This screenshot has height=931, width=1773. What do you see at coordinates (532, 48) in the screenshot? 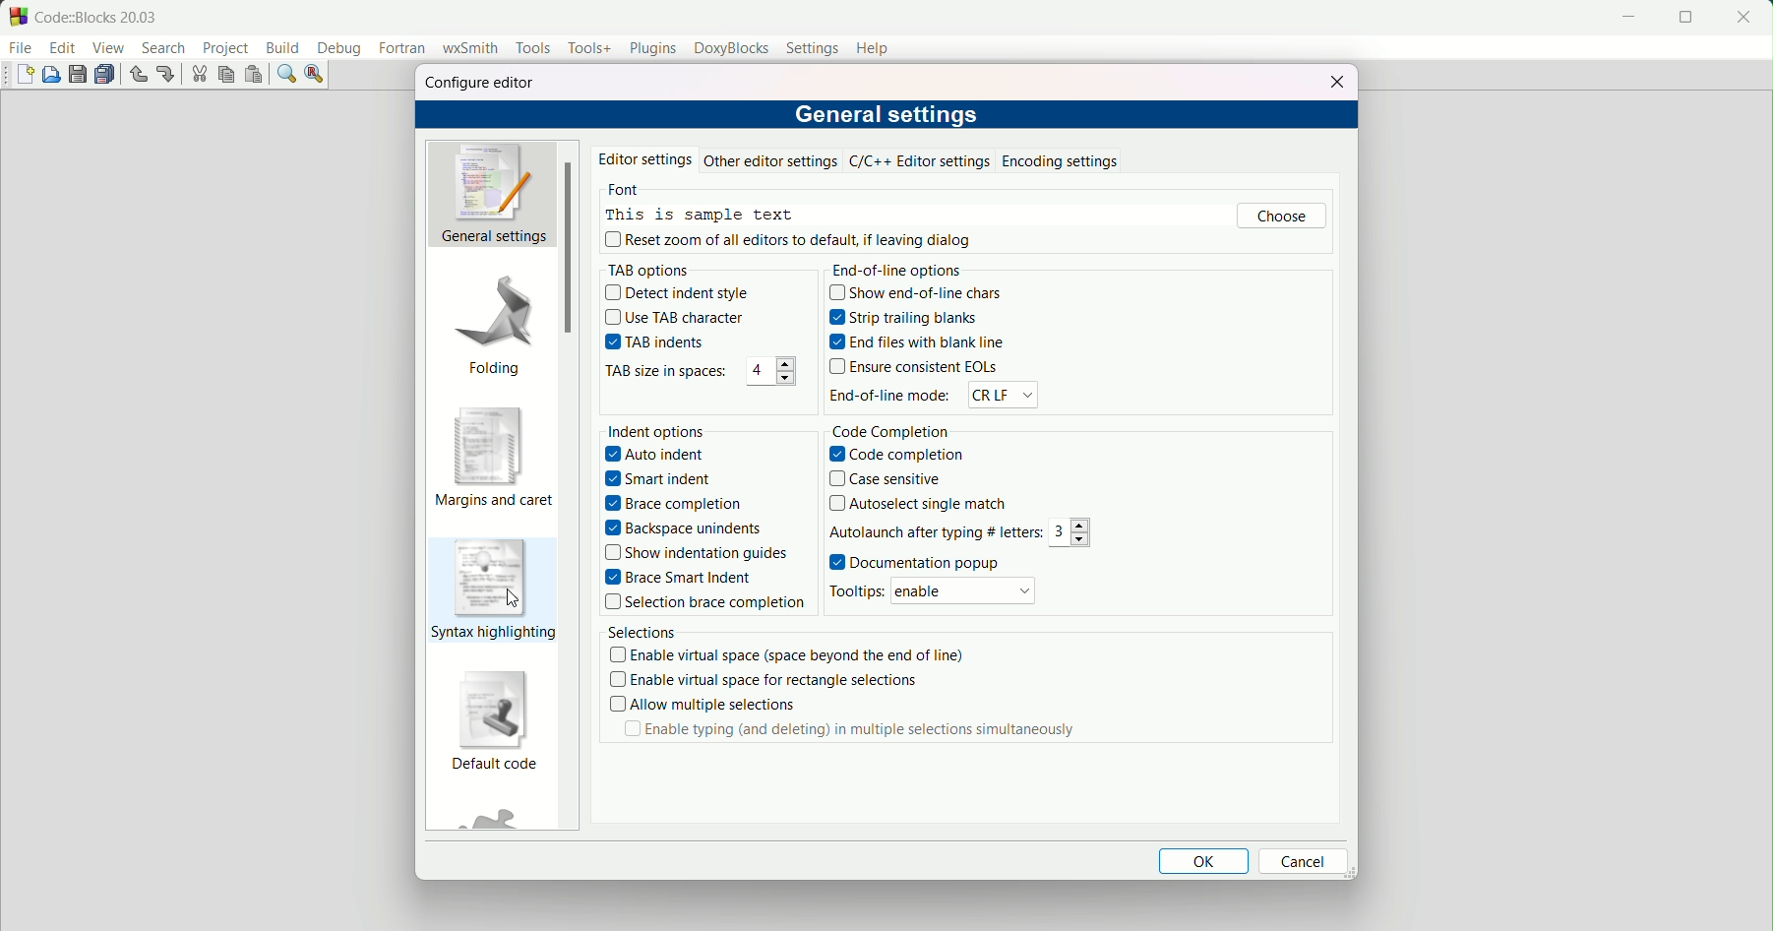
I see `tools` at bounding box center [532, 48].